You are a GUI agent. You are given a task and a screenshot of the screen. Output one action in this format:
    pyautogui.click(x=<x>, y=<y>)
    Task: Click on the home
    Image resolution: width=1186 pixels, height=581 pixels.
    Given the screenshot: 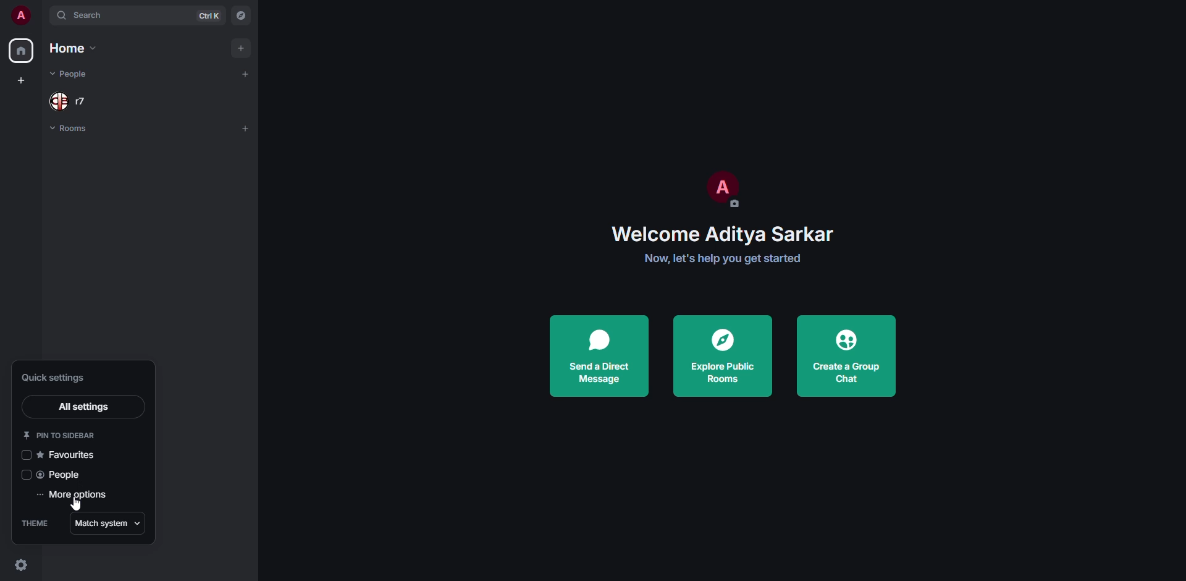 What is the action you would take?
    pyautogui.click(x=22, y=50)
    